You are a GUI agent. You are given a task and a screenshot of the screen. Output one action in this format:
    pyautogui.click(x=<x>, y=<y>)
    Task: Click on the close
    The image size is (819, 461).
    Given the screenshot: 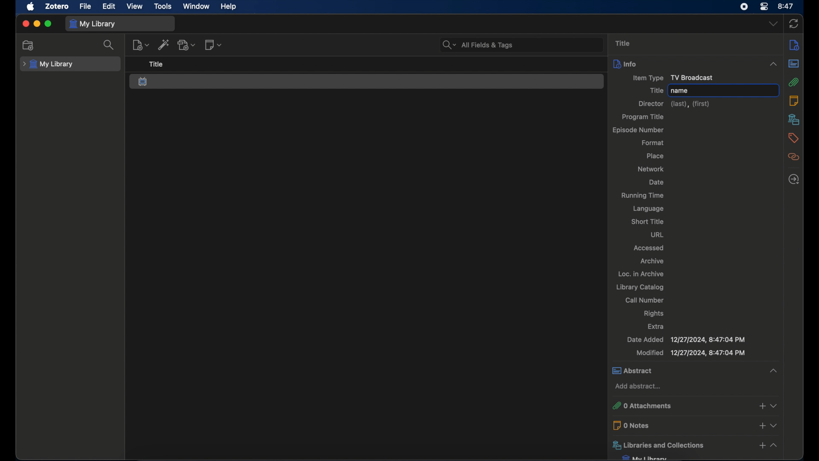 What is the action you would take?
    pyautogui.click(x=26, y=23)
    